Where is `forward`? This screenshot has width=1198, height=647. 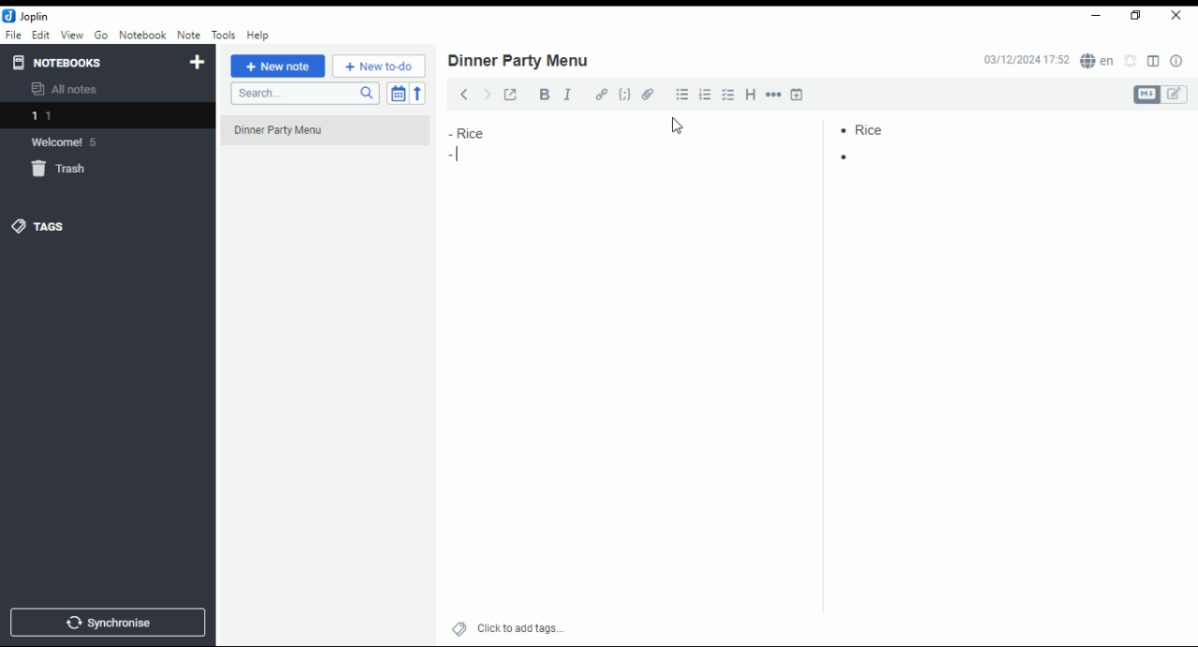
forward is located at coordinates (486, 92).